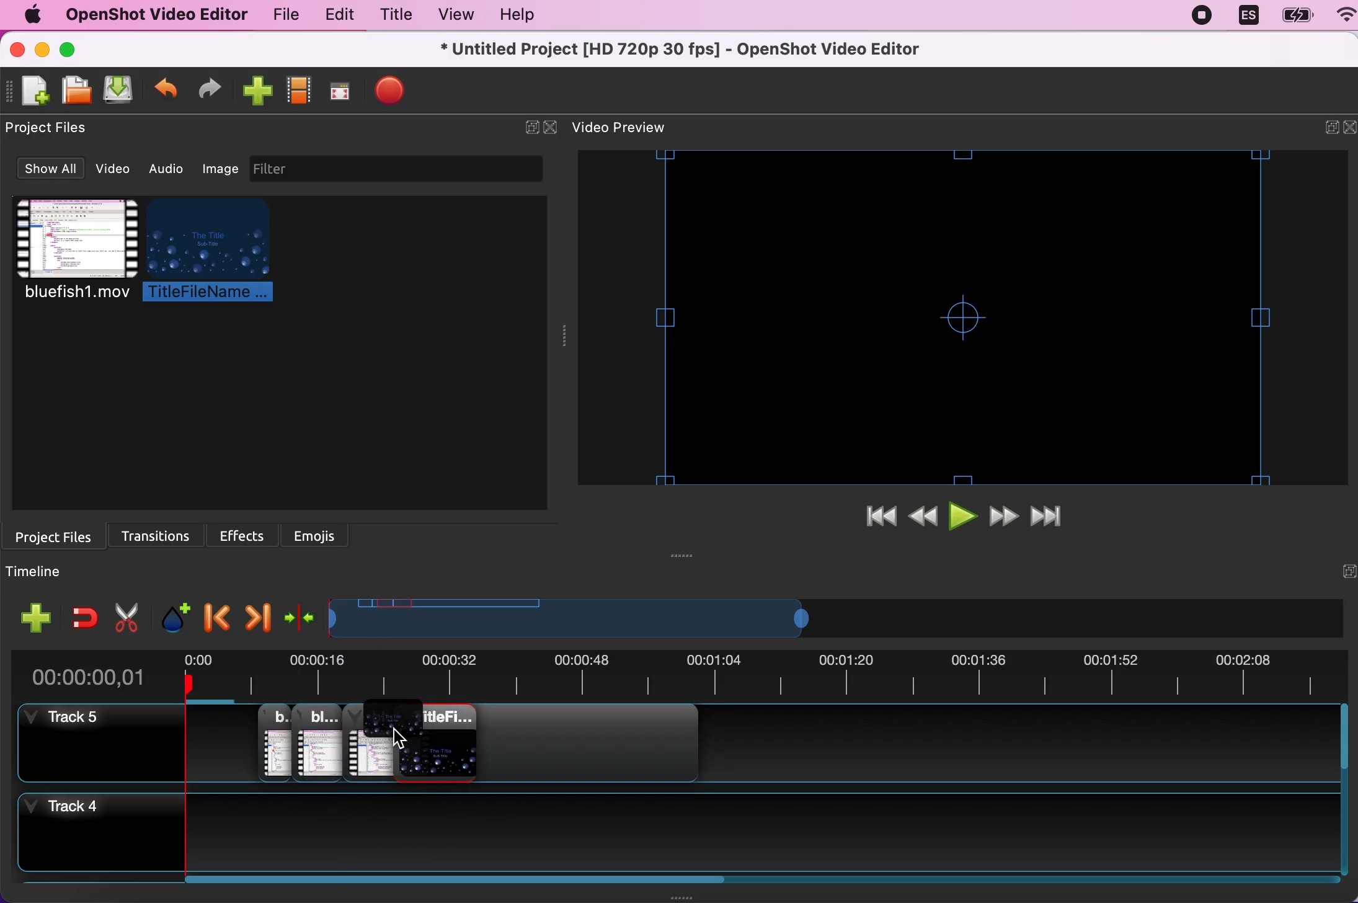  What do you see at coordinates (257, 614) in the screenshot?
I see `next marker` at bounding box center [257, 614].